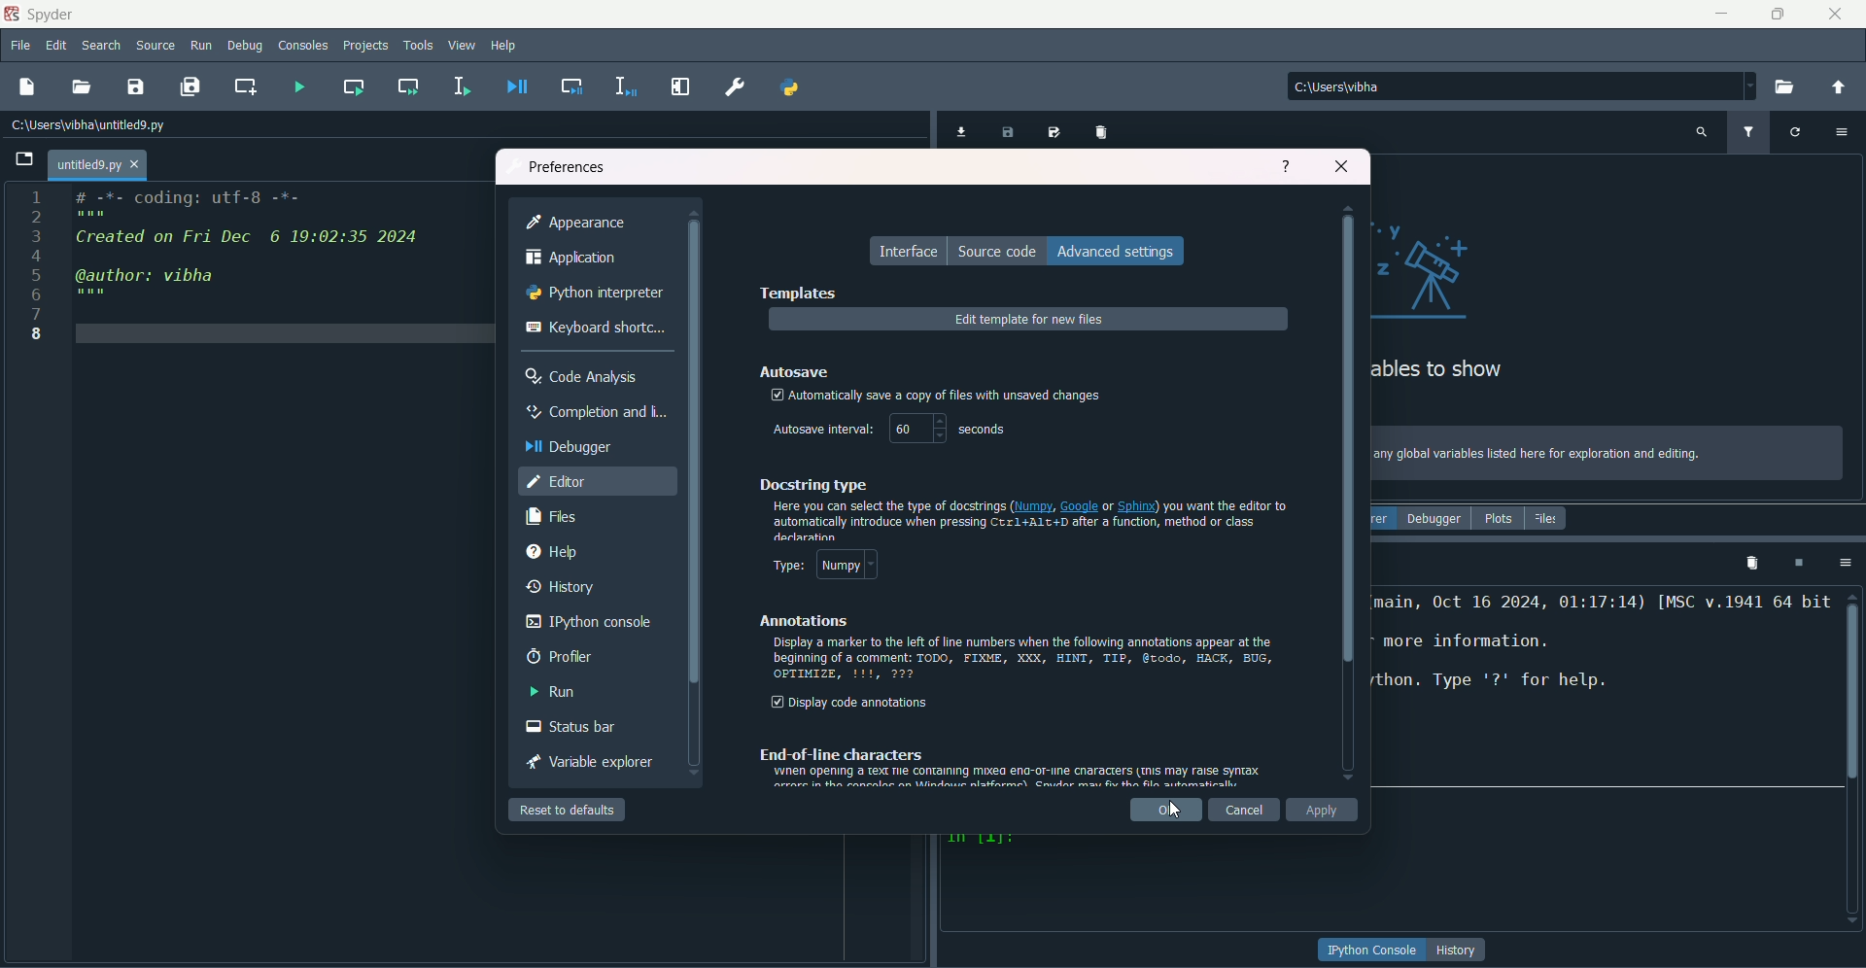 This screenshot has height=968, width=1866. Describe the element at coordinates (798, 622) in the screenshot. I see `annotations` at that location.